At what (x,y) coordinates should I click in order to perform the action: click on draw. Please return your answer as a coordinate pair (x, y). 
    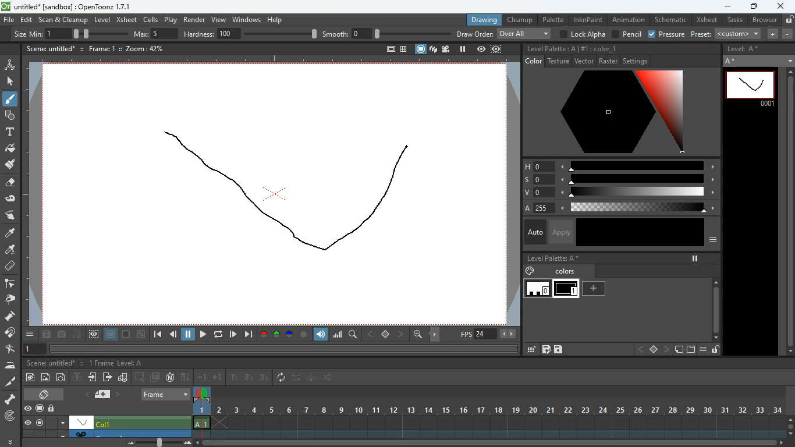
    Looking at the image, I should click on (290, 191).